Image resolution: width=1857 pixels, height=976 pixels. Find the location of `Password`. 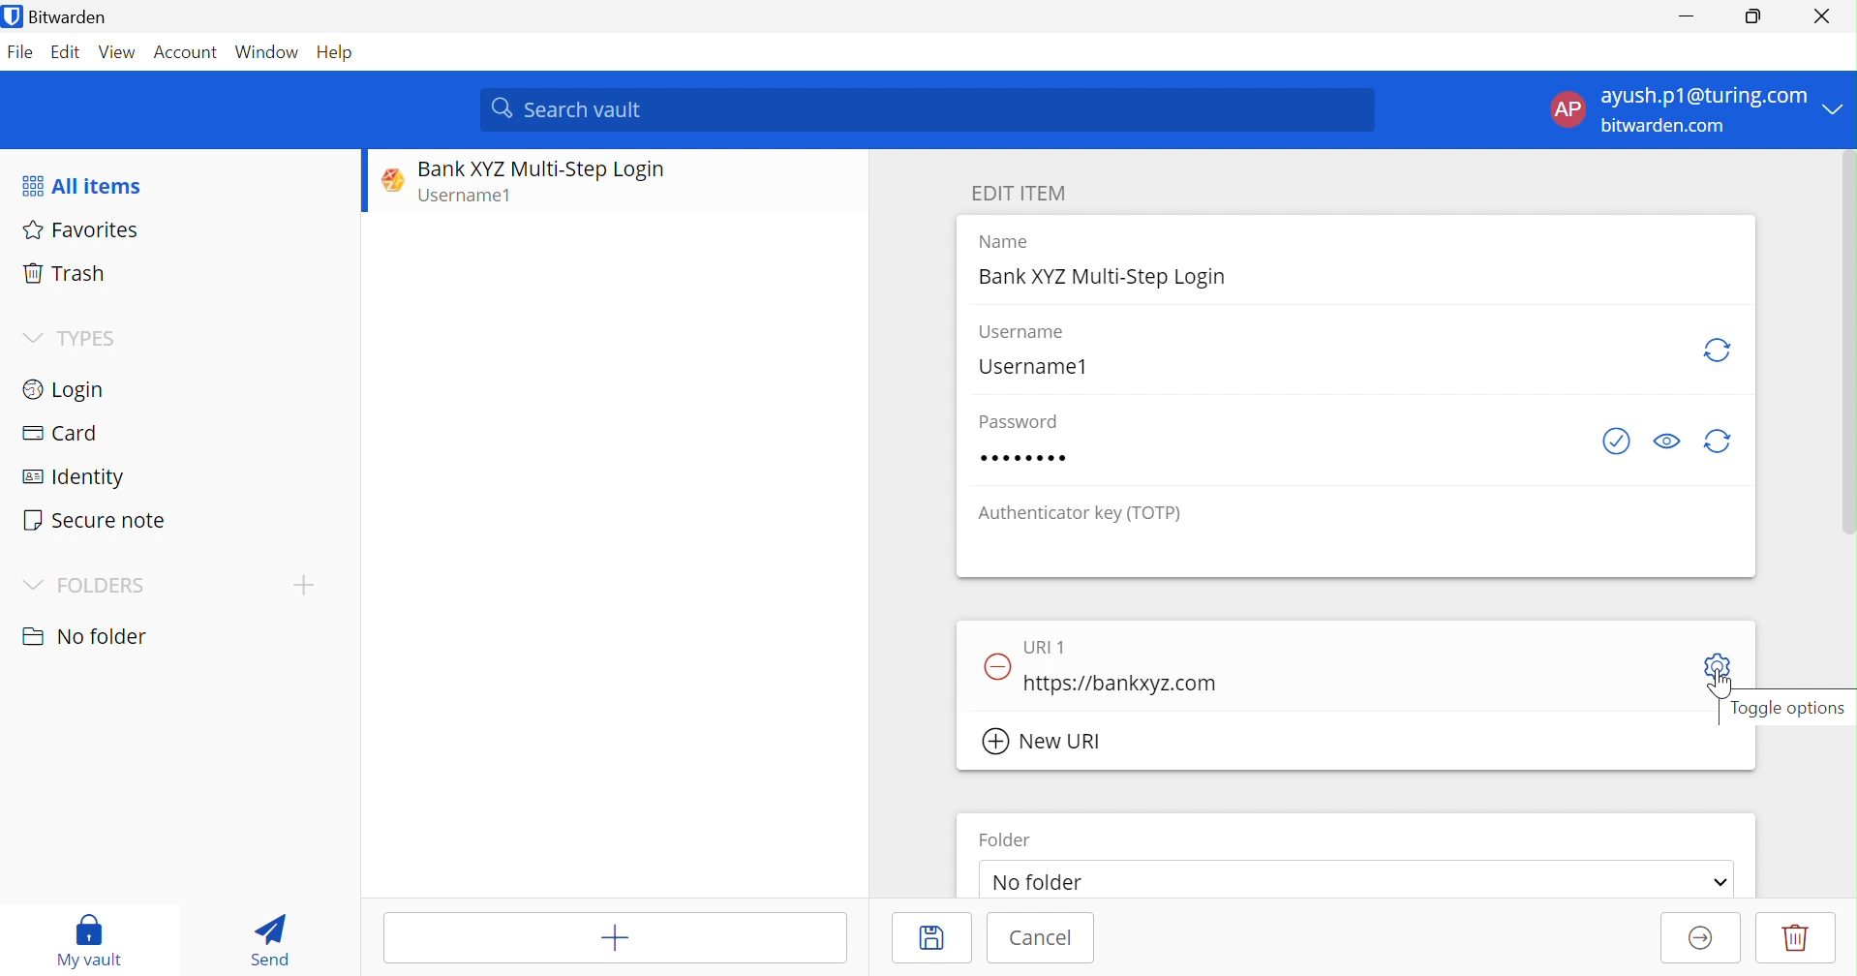

Password is located at coordinates (1024, 458).